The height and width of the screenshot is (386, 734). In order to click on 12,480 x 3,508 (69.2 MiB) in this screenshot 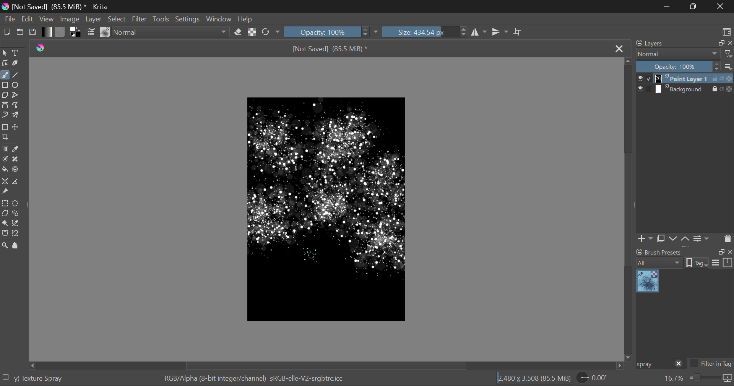, I will do `click(534, 378)`.